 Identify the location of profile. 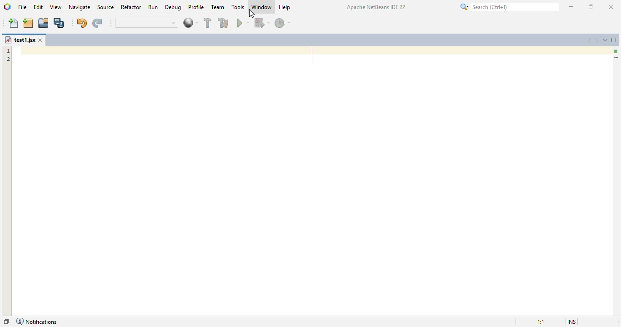
(197, 7).